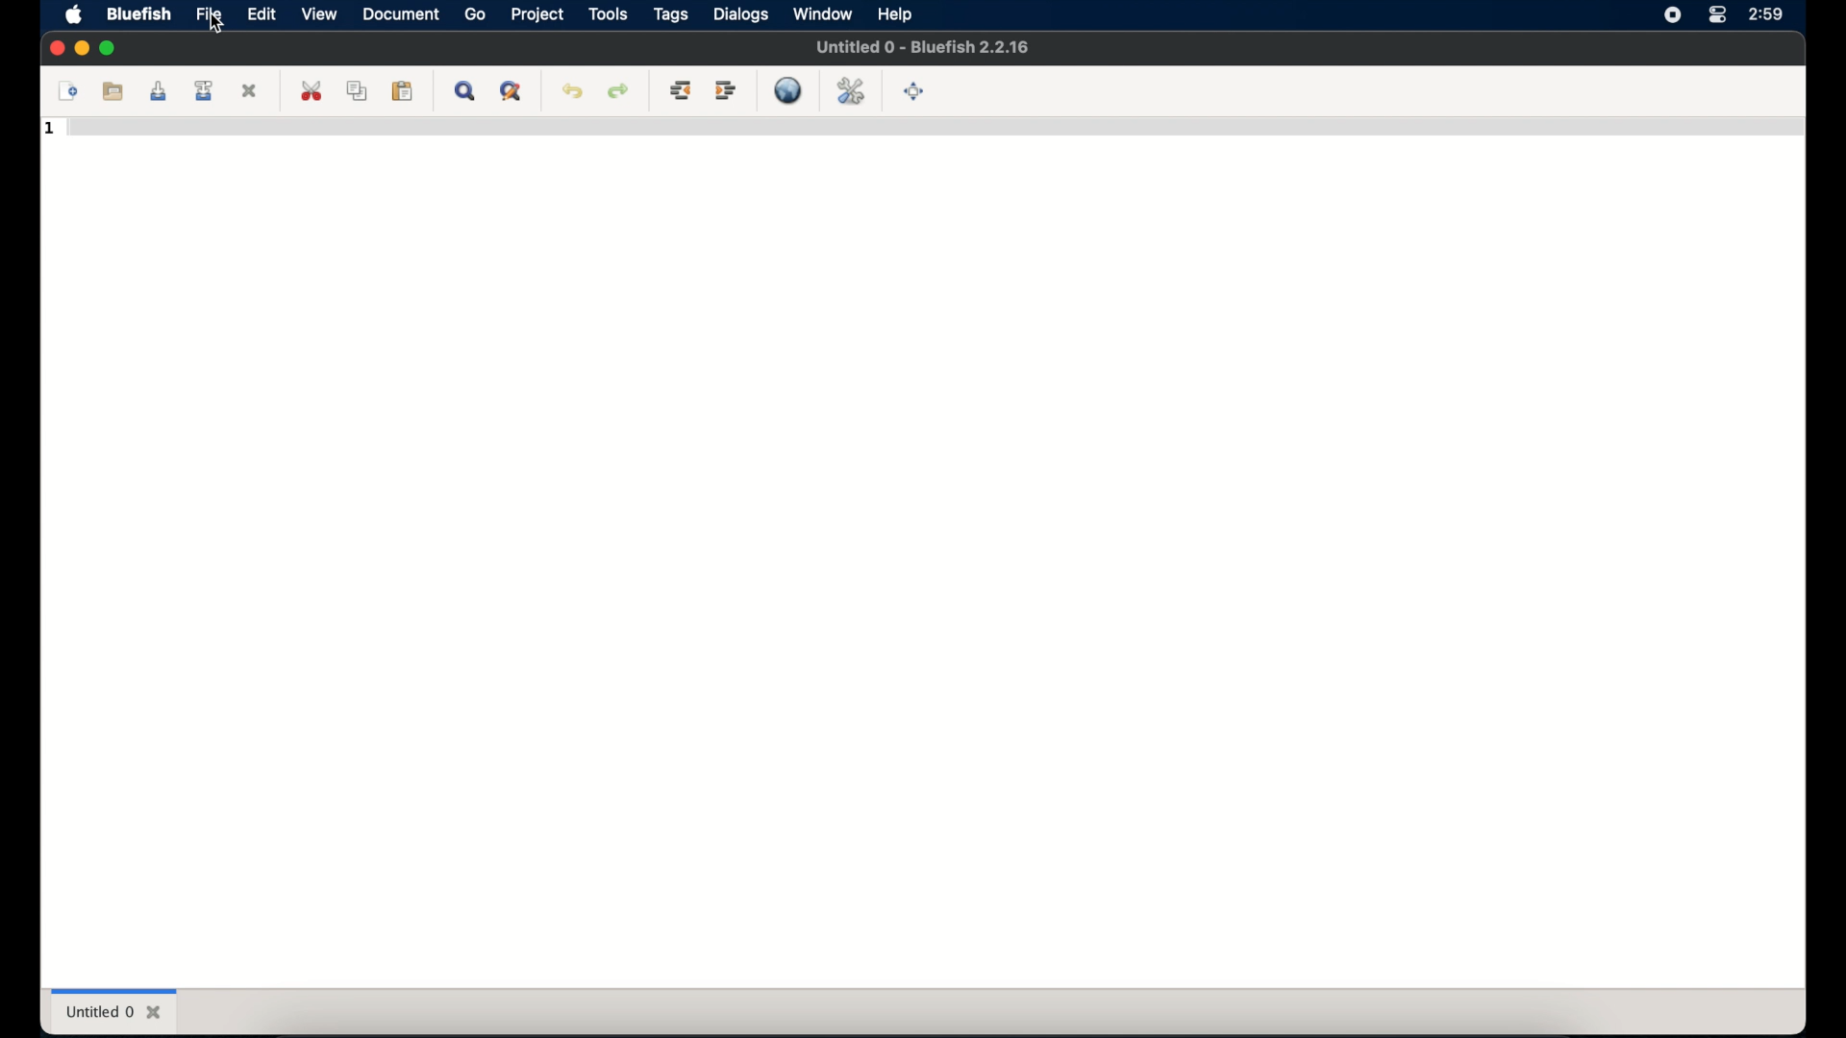  What do you see at coordinates (608, 13) in the screenshot?
I see `tools` at bounding box center [608, 13].